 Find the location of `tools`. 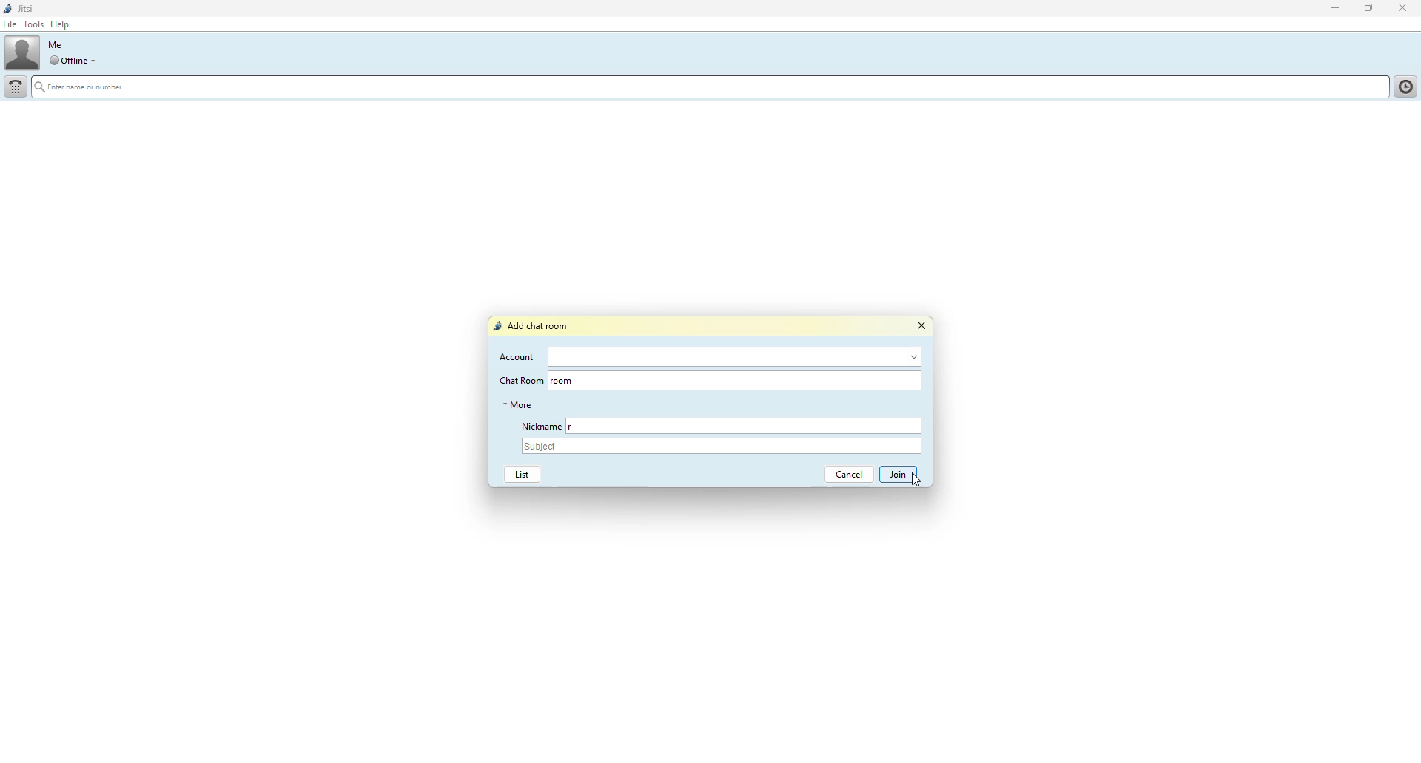

tools is located at coordinates (33, 24).